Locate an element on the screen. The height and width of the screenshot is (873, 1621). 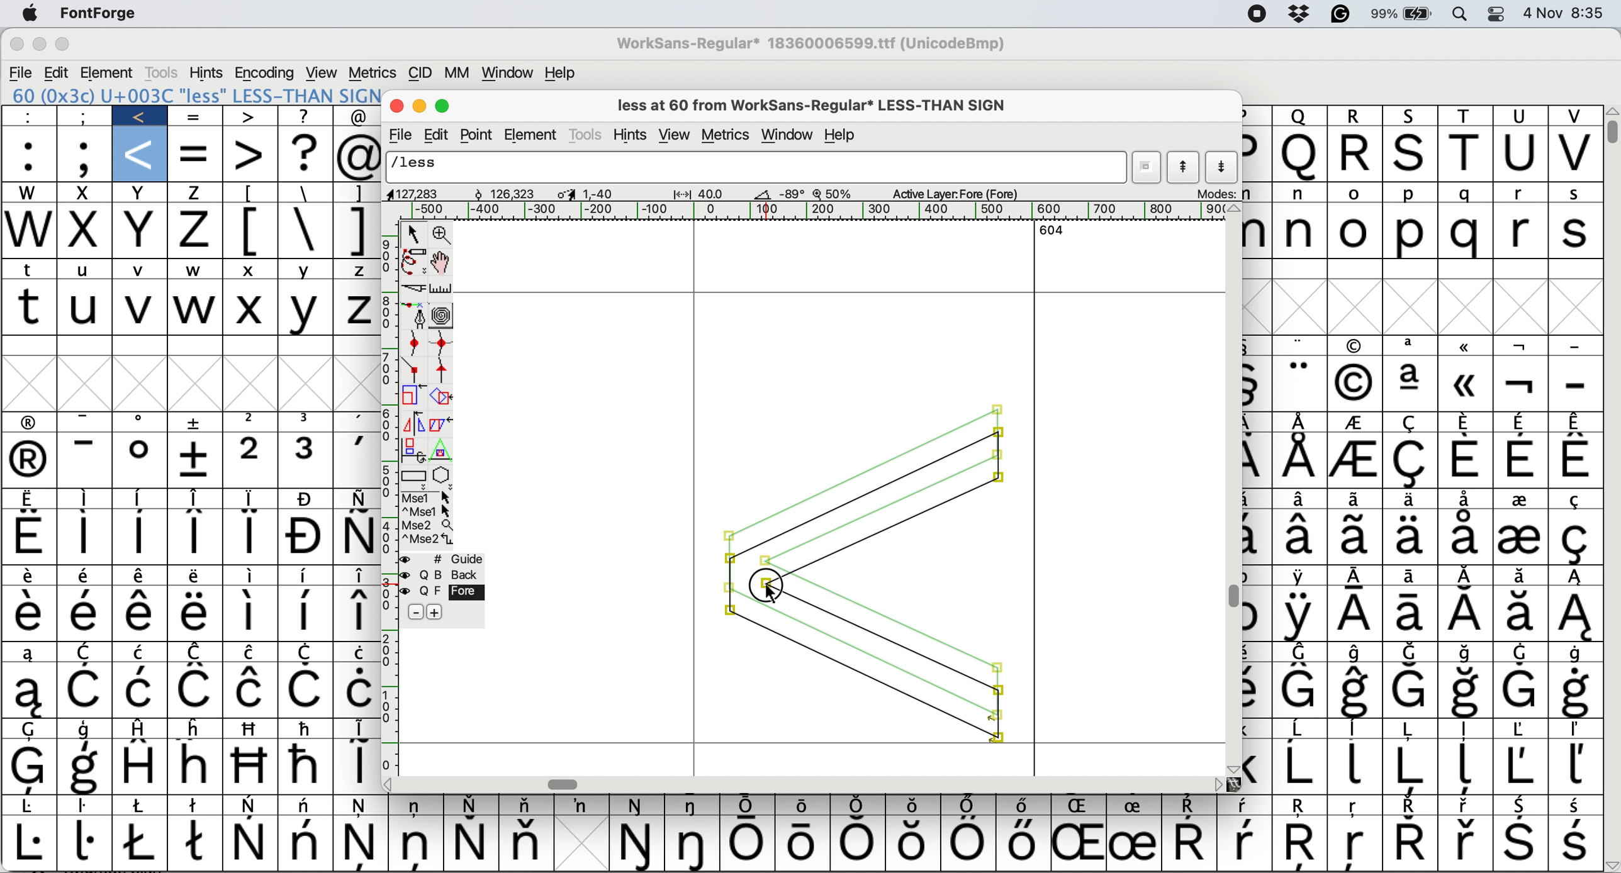
show next letter is located at coordinates (1224, 167).